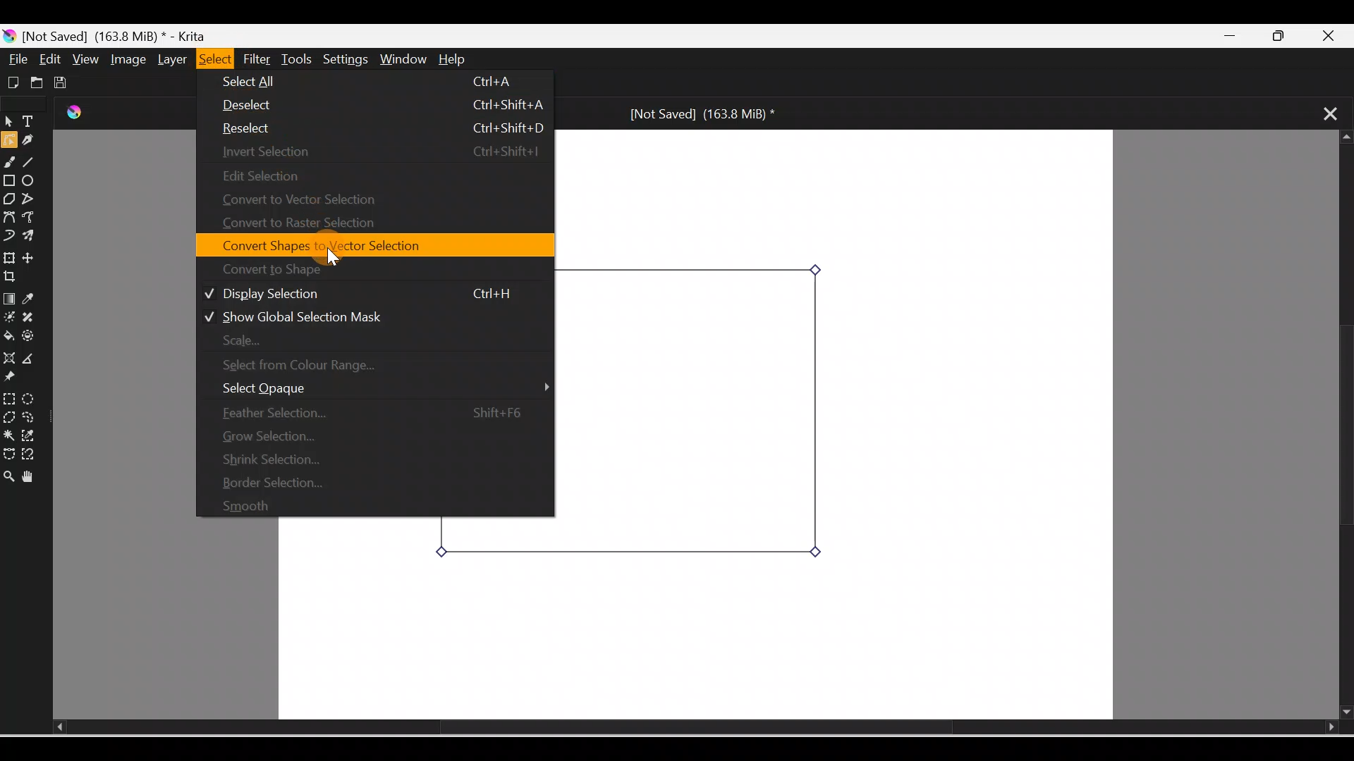 This screenshot has height=761, width=1354. I want to click on Grow selection, so click(375, 432).